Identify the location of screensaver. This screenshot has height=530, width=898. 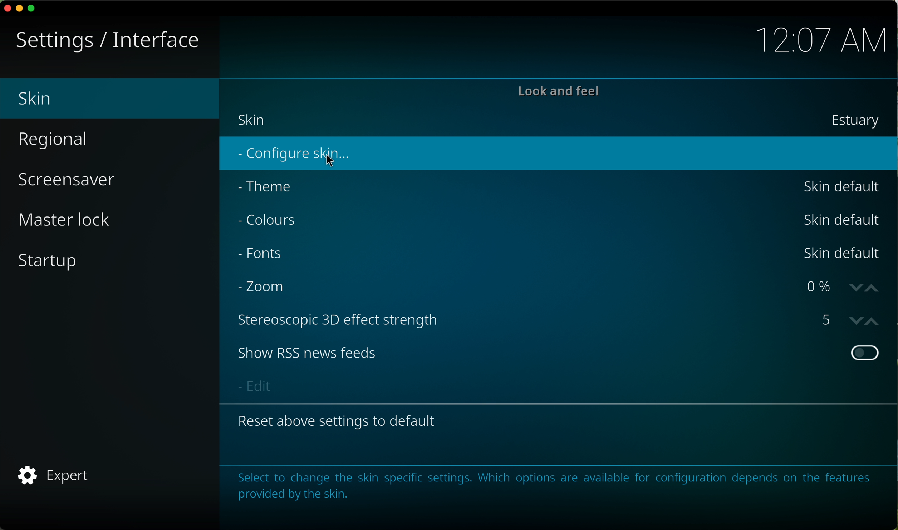
(65, 181).